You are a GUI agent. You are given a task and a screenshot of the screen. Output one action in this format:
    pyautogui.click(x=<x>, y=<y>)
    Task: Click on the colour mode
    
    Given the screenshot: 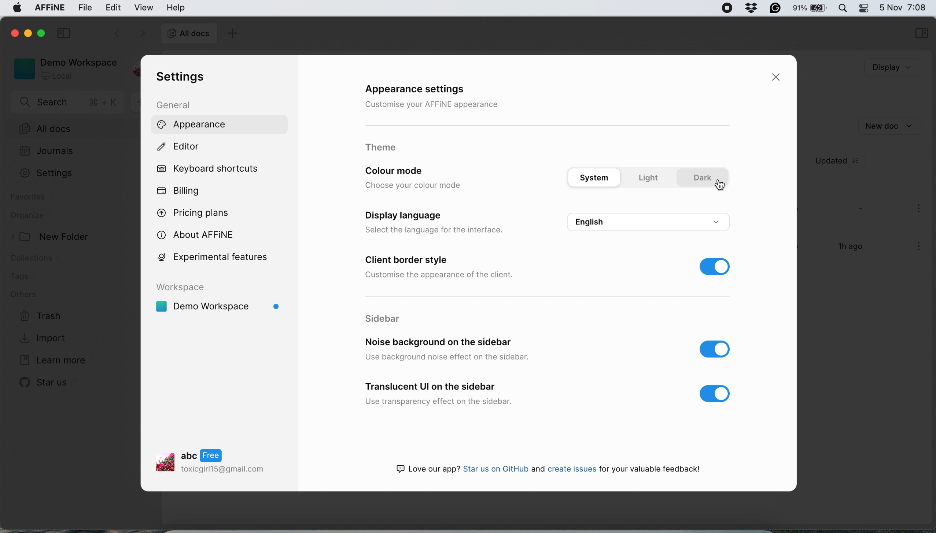 What is the action you would take?
    pyautogui.click(x=408, y=170)
    